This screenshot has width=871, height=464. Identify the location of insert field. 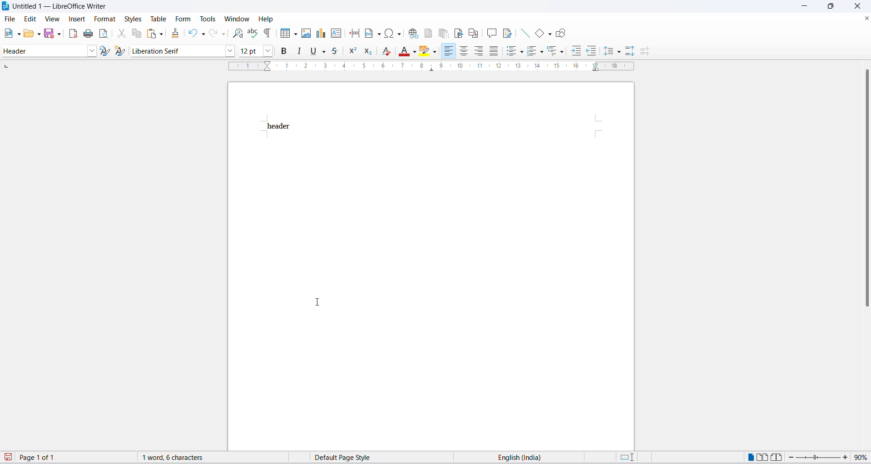
(372, 34).